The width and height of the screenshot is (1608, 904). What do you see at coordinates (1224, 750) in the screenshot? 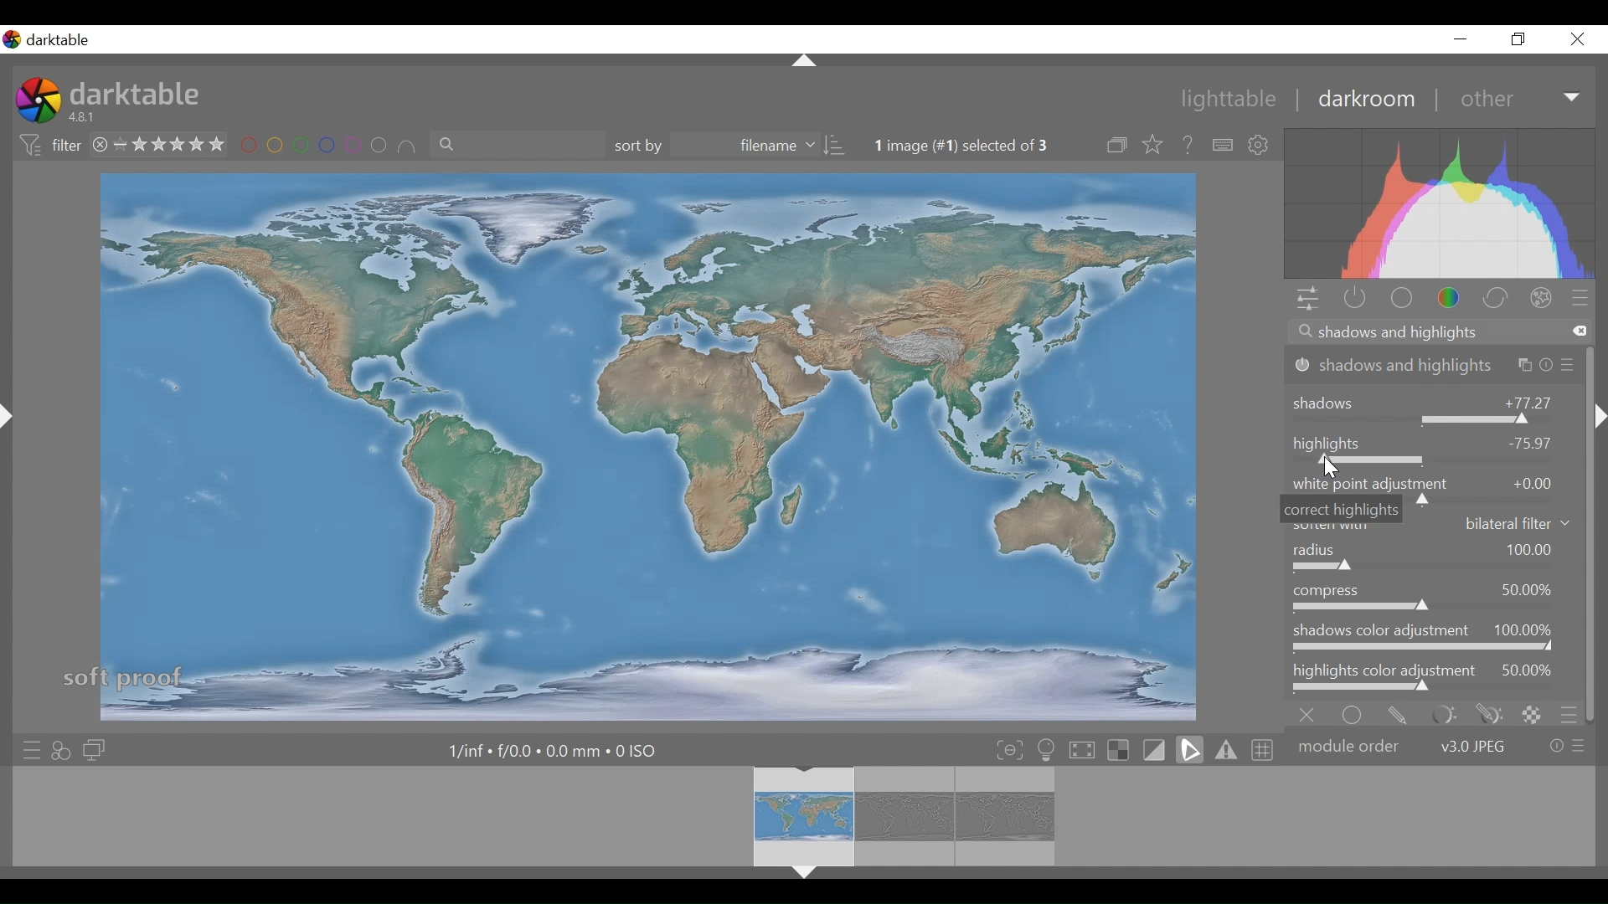
I see `toggle gamut checking` at bounding box center [1224, 750].